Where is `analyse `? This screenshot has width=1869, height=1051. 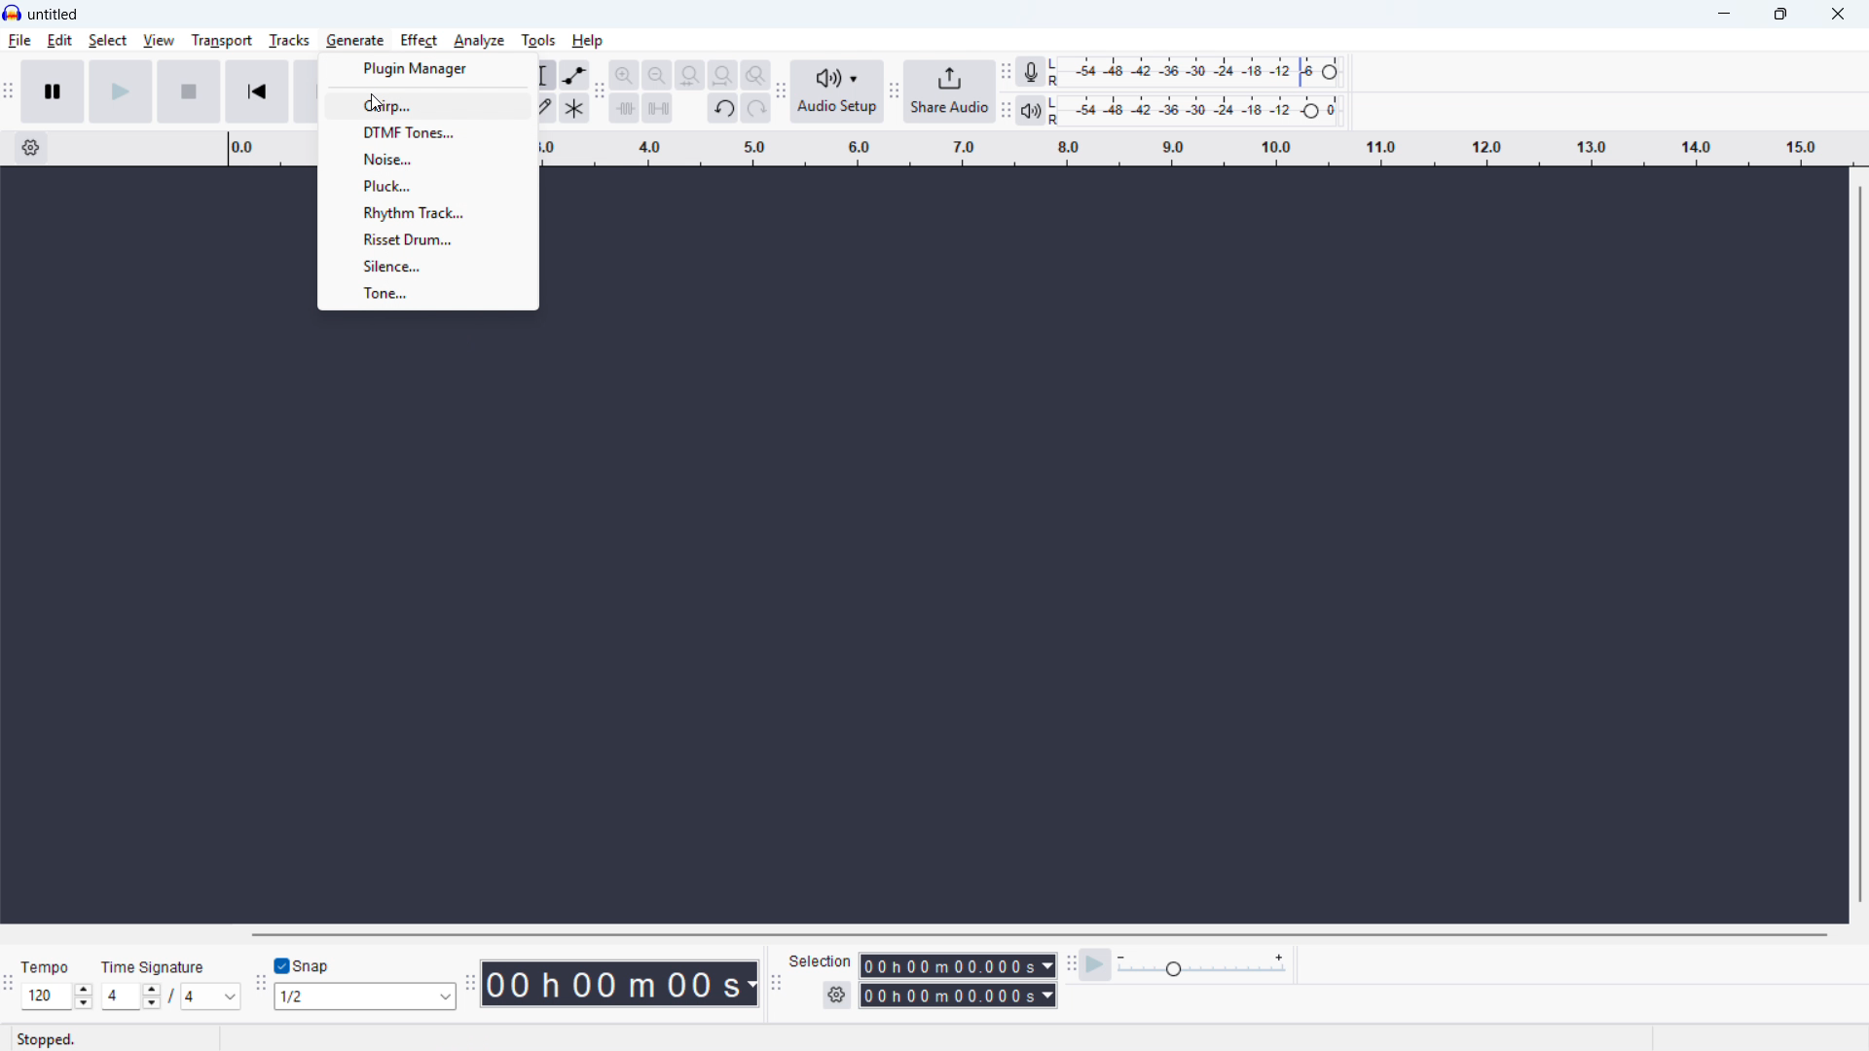
analyse  is located at coordinates (478, 42).